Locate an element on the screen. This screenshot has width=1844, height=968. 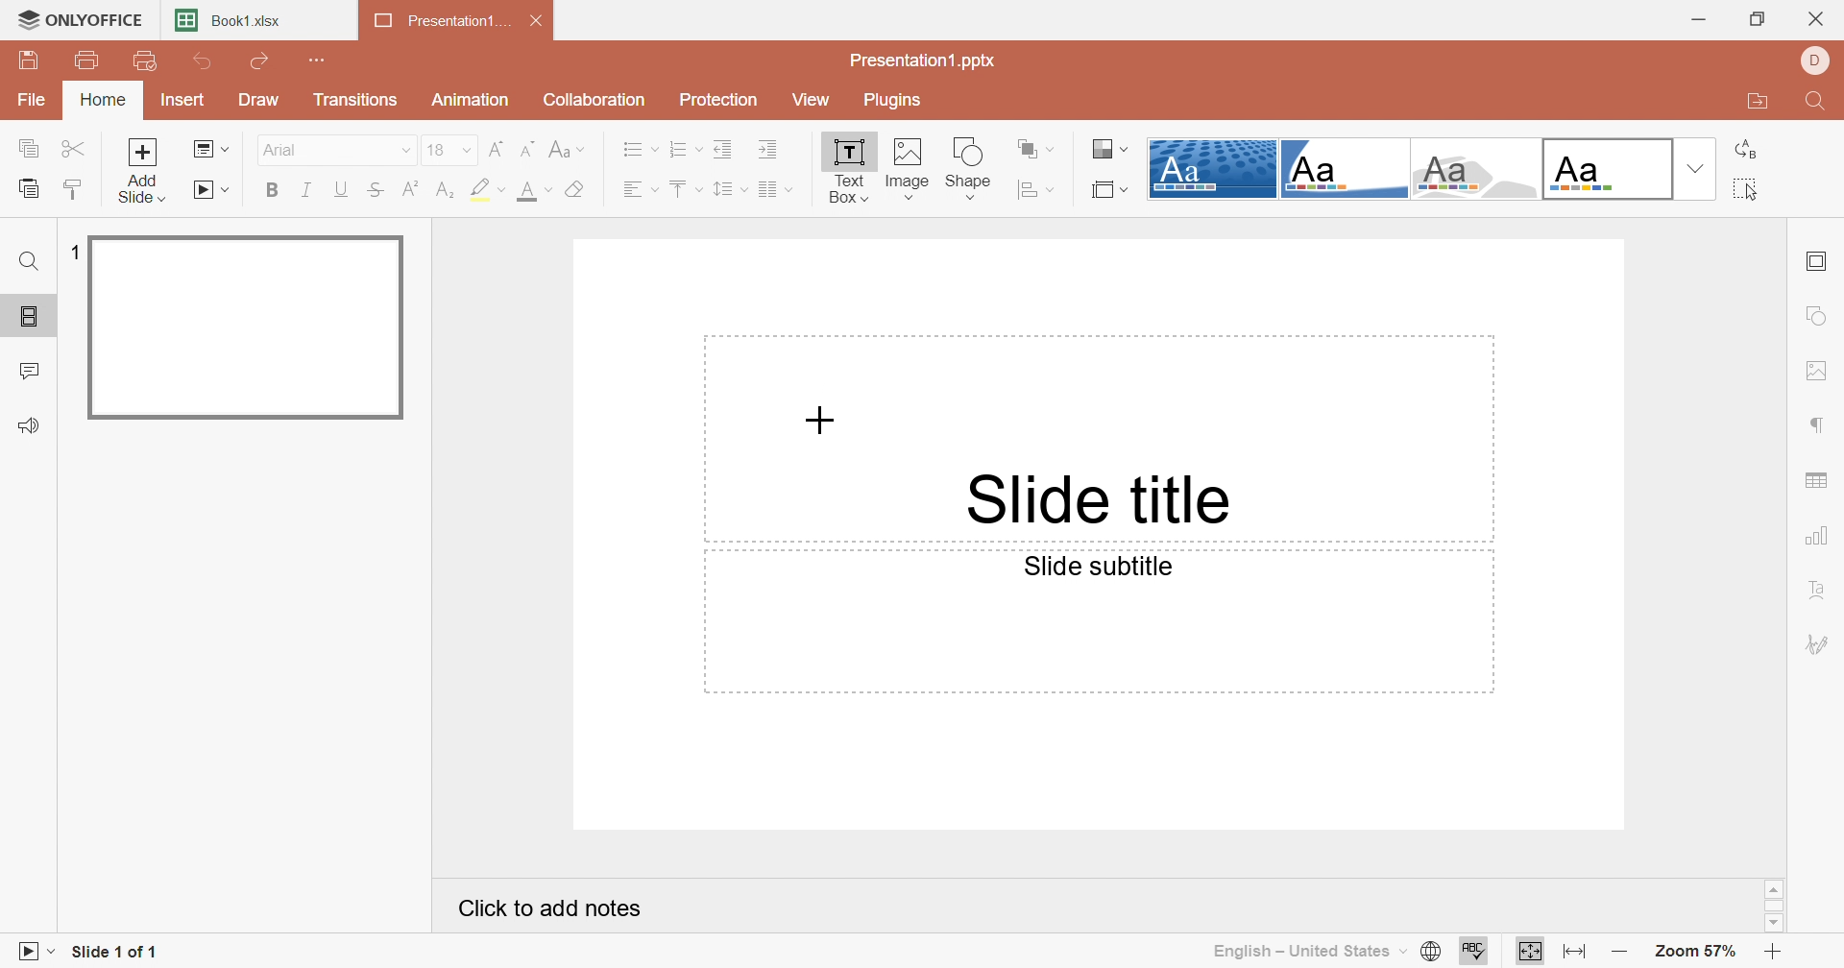
Horizontal align is located at coordinates (637, 189).